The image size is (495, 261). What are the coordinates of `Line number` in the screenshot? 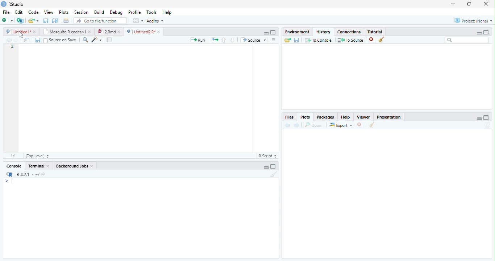 It's located at (13, 47).